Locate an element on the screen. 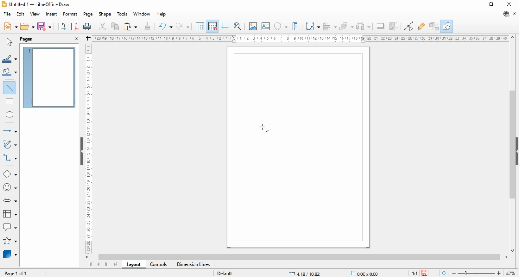 The height and width of the screenshot is (277, 519). 0.00x0.00 is located at coordinates (365, 273).